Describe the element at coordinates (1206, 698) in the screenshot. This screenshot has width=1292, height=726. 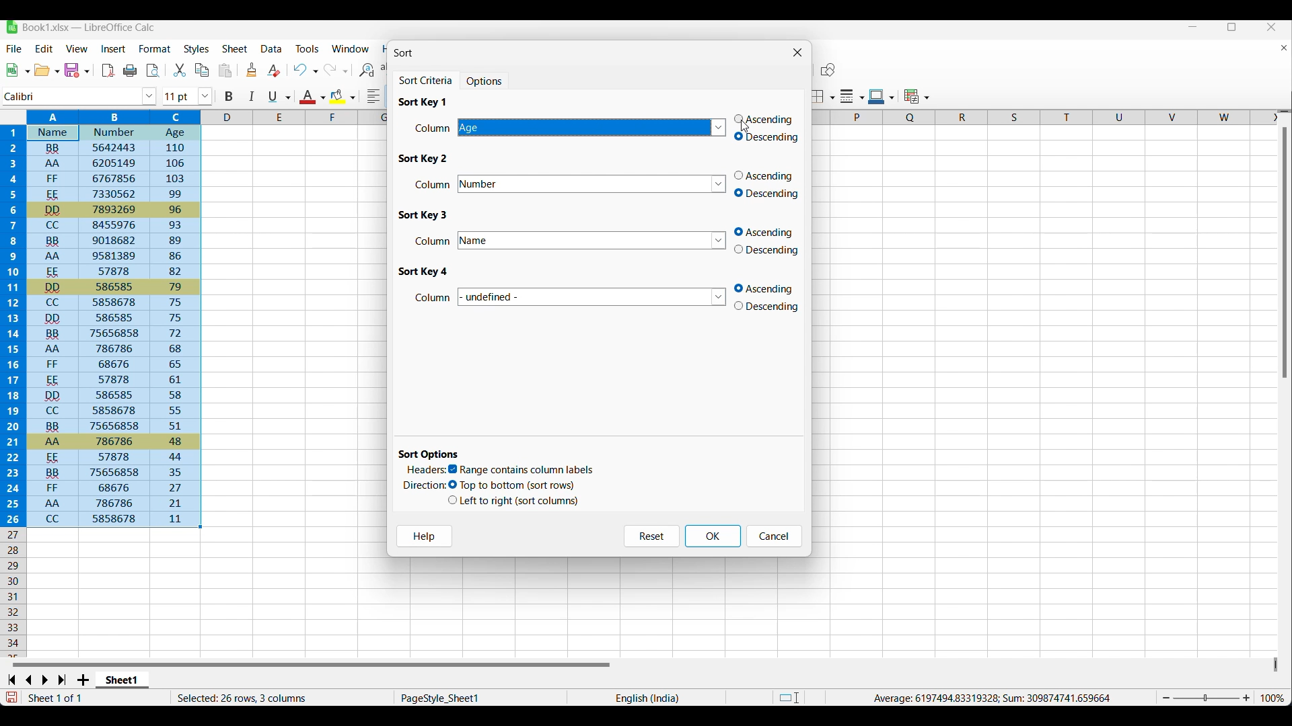
I see `Slider to change zoom` at that location.